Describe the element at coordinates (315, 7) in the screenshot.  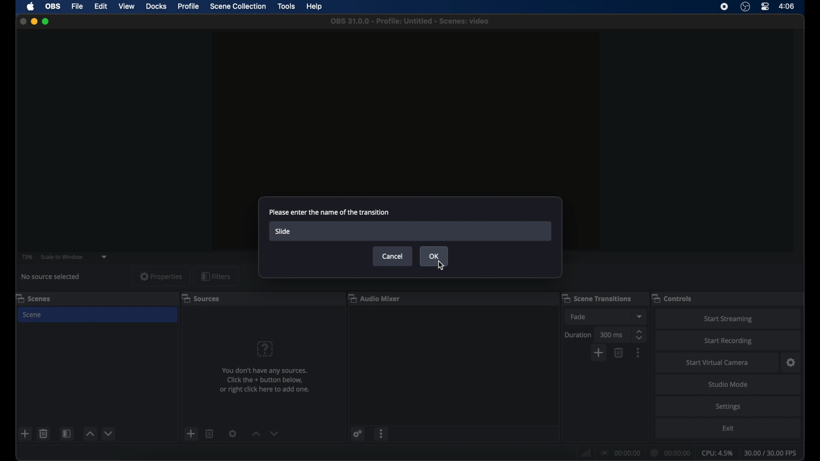
I see `help` at that location.